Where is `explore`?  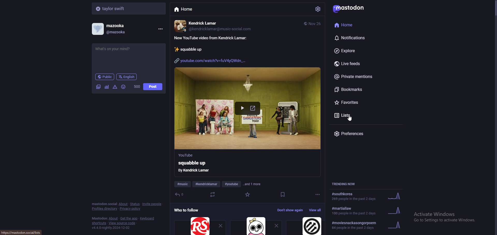
explore is located at coordinates (364, 51).